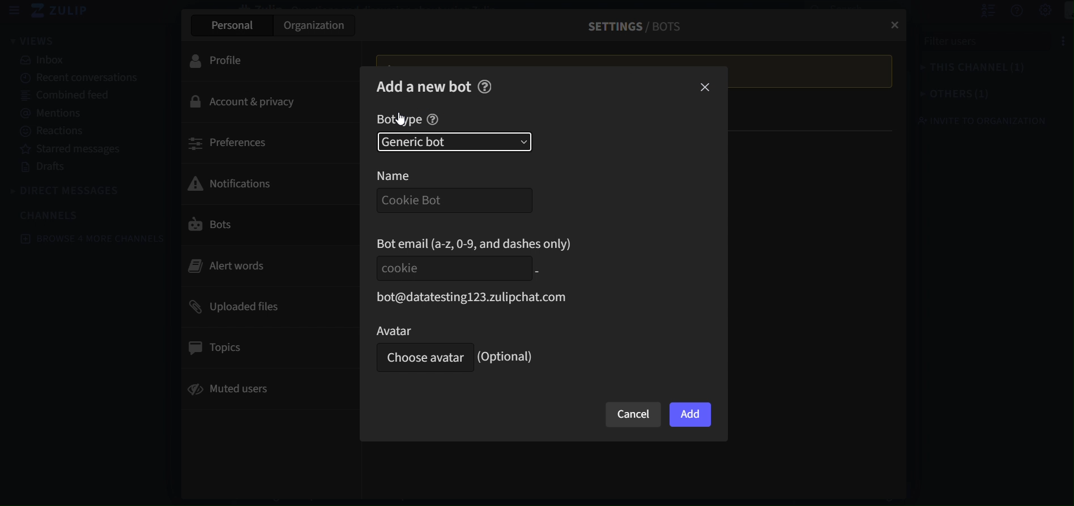  What do you see at coordinates (473, 295) in the screenshot?
I see `bot@datatesting123.zulipchat.com` at bounding box center [473, 295].